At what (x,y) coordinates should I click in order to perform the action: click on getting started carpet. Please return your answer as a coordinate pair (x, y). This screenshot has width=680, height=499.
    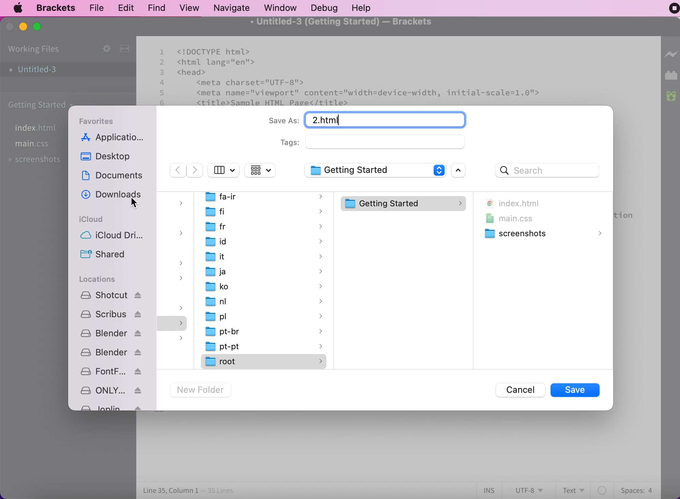
    Looking at the image, I should click on (38, 106).